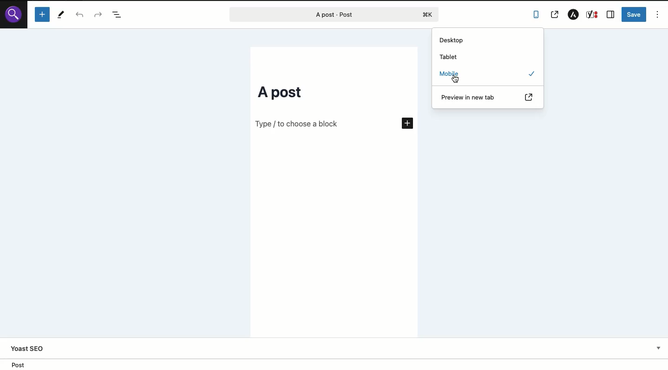 This screenshot has height=370, width=668. What do you see at coordinates (488, 40) in the screenshot?
I see `Desktop` at bounding box center [488, 40].